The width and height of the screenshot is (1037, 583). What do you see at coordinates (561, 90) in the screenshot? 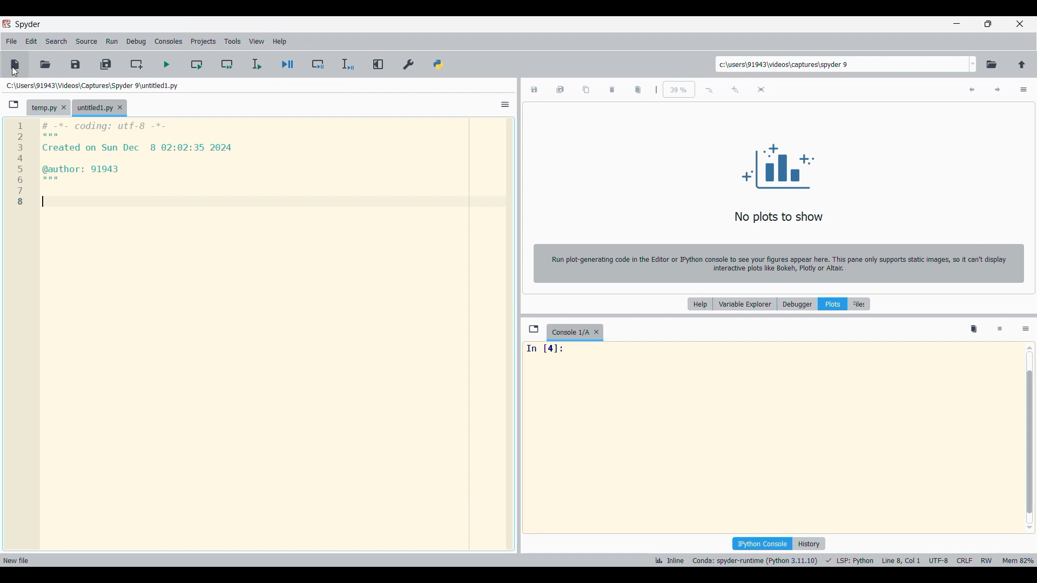
I see `Save all plots` at bounding box center [561, 90].